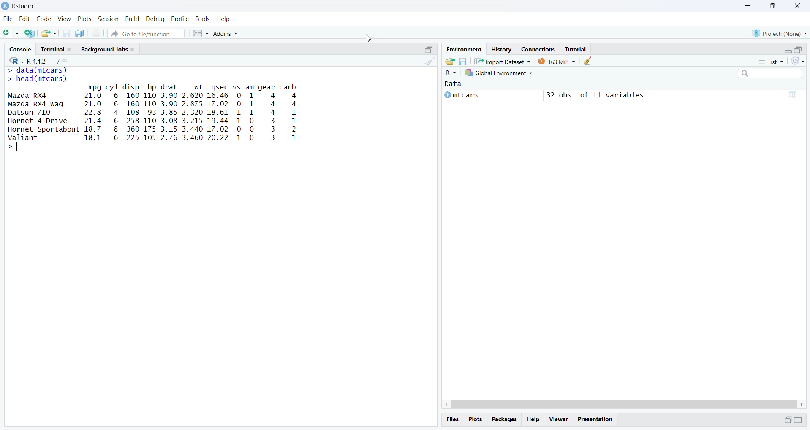  What do you see at coordinates (772, 62) in the screenshot?
I see `list` at bounding box center [772, 62].